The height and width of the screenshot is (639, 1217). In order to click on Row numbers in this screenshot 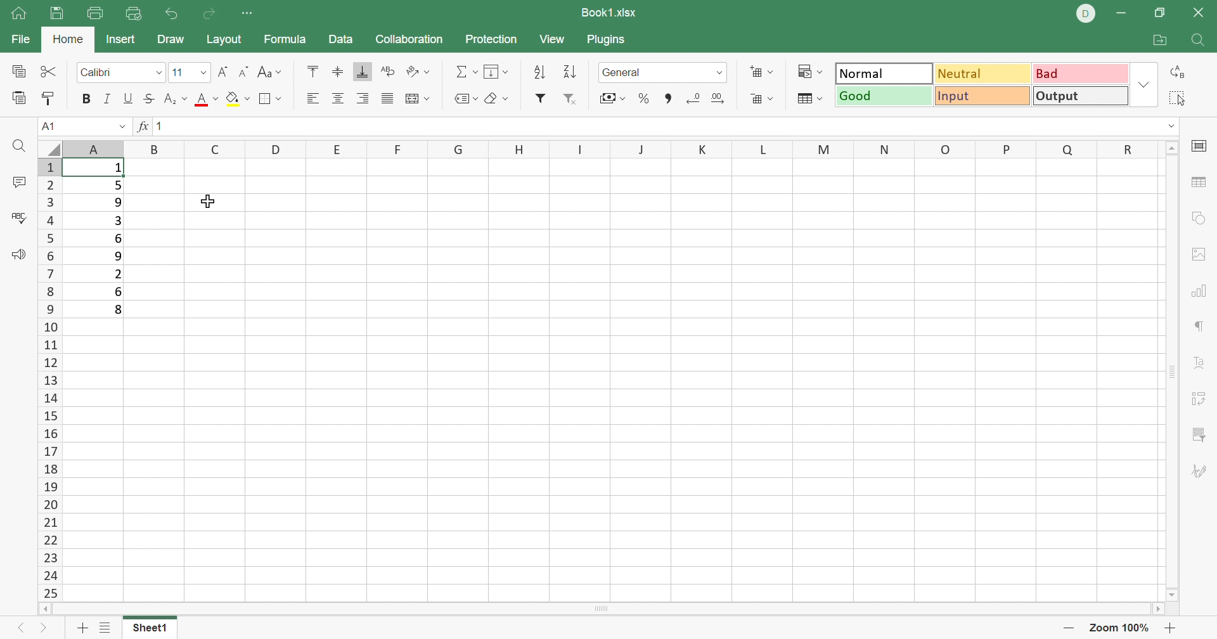, I will do `click(51, 379)`.